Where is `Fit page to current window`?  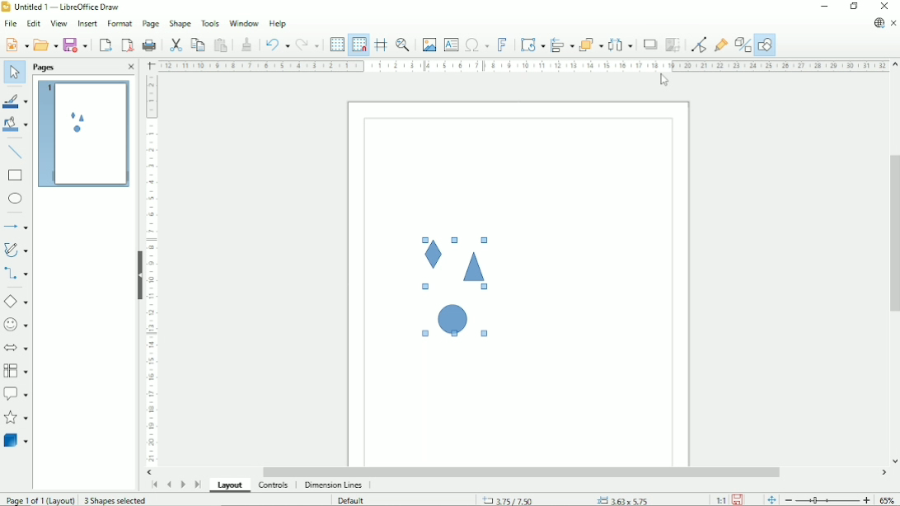 Fit page to current window is located at coordinates (770, 499).